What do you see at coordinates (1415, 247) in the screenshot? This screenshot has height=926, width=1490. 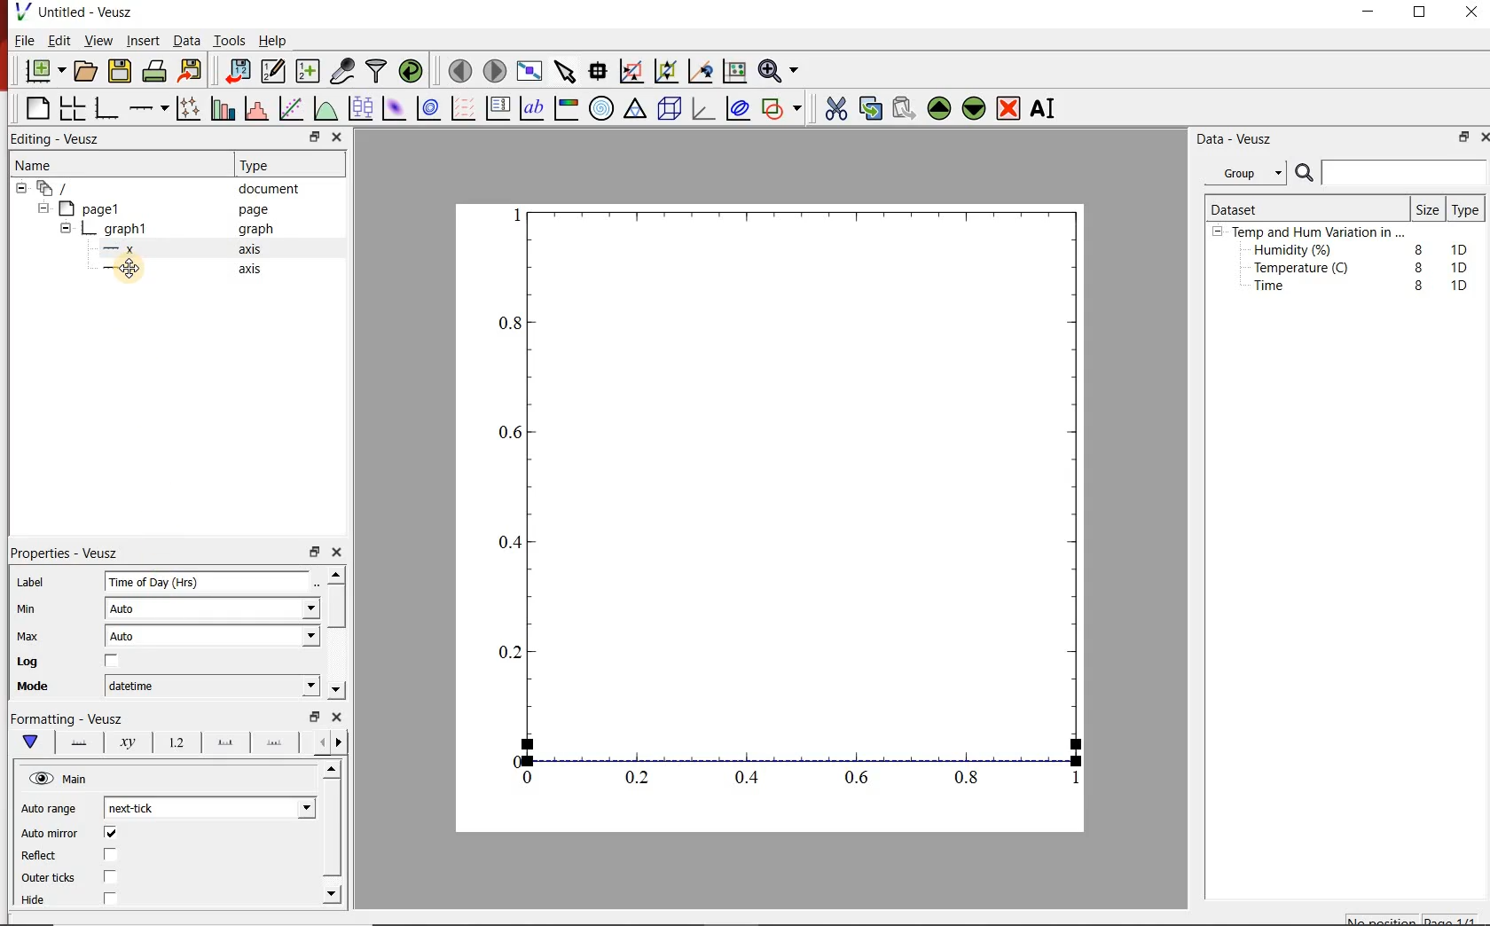 I see `8` at bounding box center [1415, 247].